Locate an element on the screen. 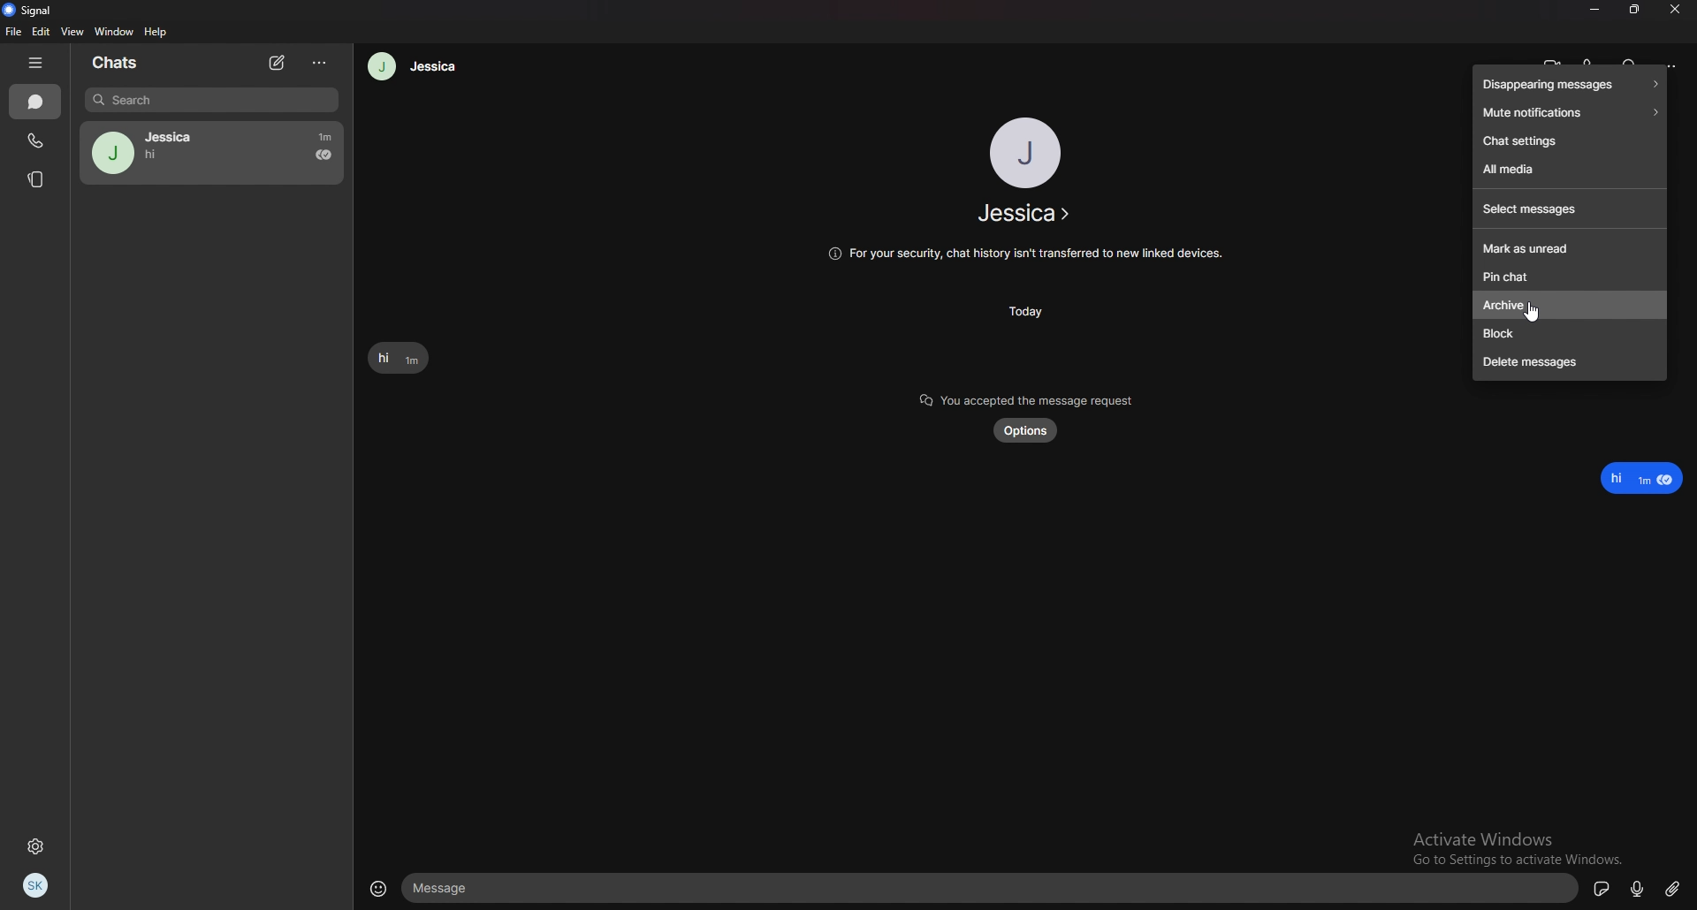 The width and height of the screenshot is (1697, 910). Contact photo J is located at coordinates (1026, 152).